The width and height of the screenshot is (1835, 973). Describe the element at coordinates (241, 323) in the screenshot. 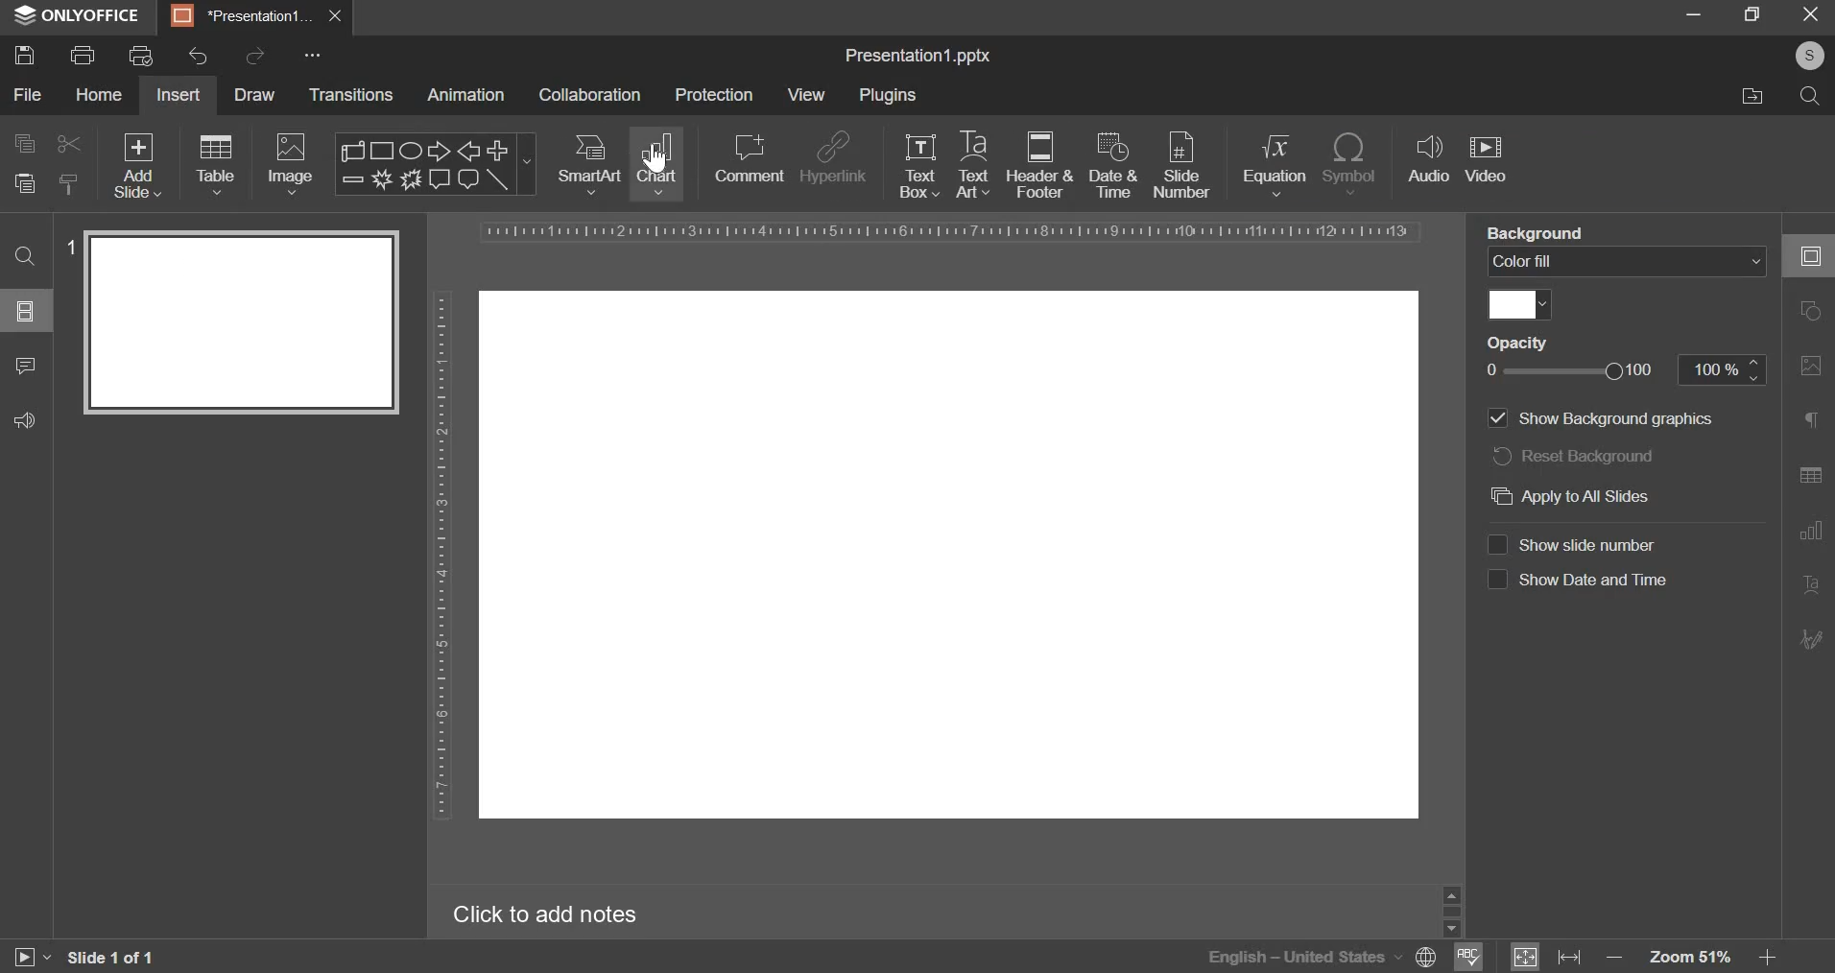

I see `slide preview` at that location.